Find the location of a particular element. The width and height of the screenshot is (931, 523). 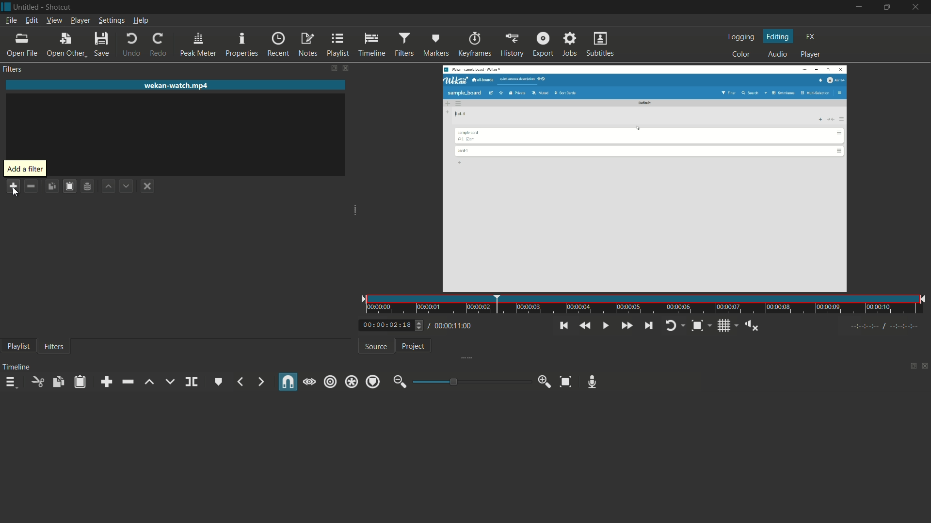

minimize is located at coordinates (861, 7).